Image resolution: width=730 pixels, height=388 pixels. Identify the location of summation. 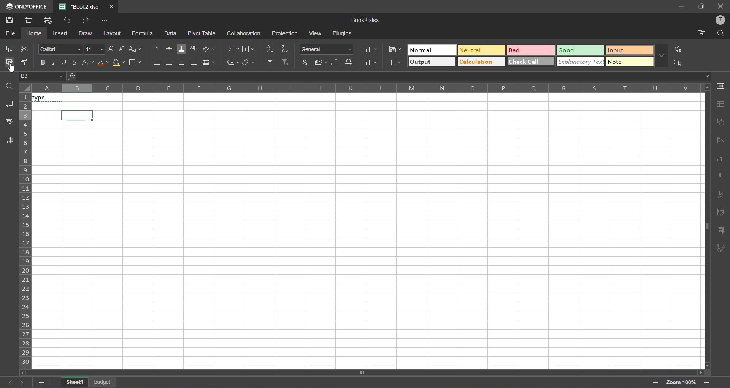
(232, 47).